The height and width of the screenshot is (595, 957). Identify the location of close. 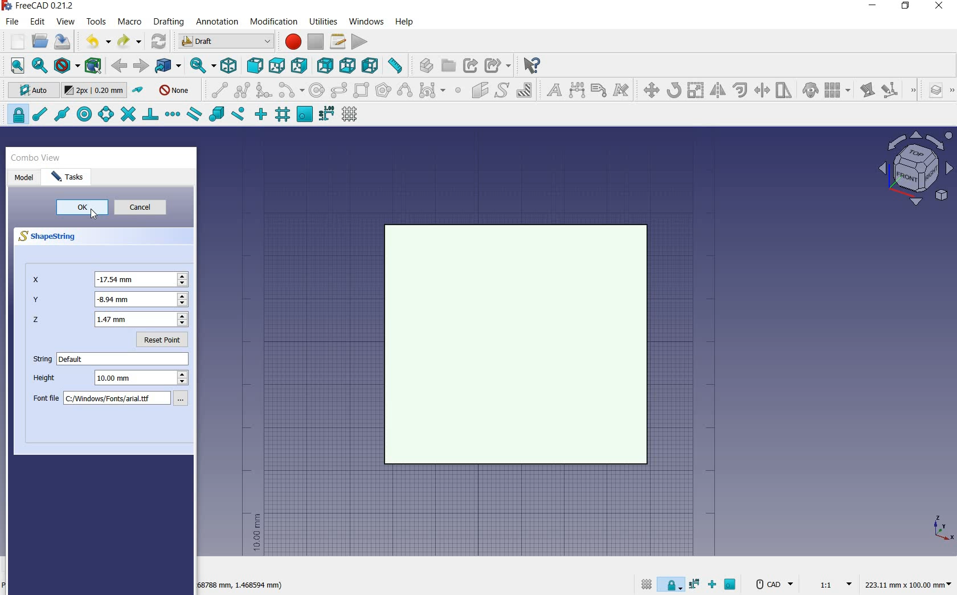
(939, 7).